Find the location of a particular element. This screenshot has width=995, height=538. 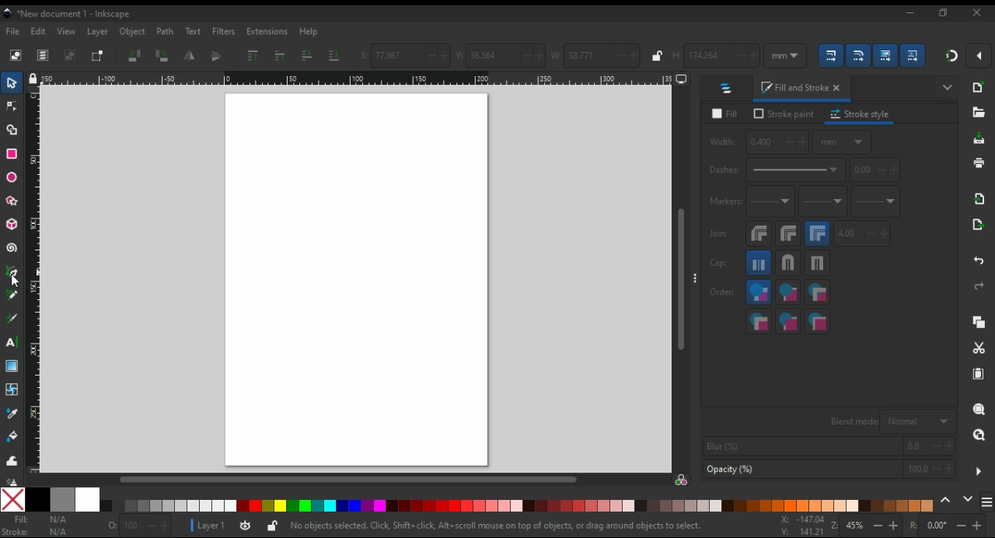

fill and stroke is located at coordinates (802, 86).